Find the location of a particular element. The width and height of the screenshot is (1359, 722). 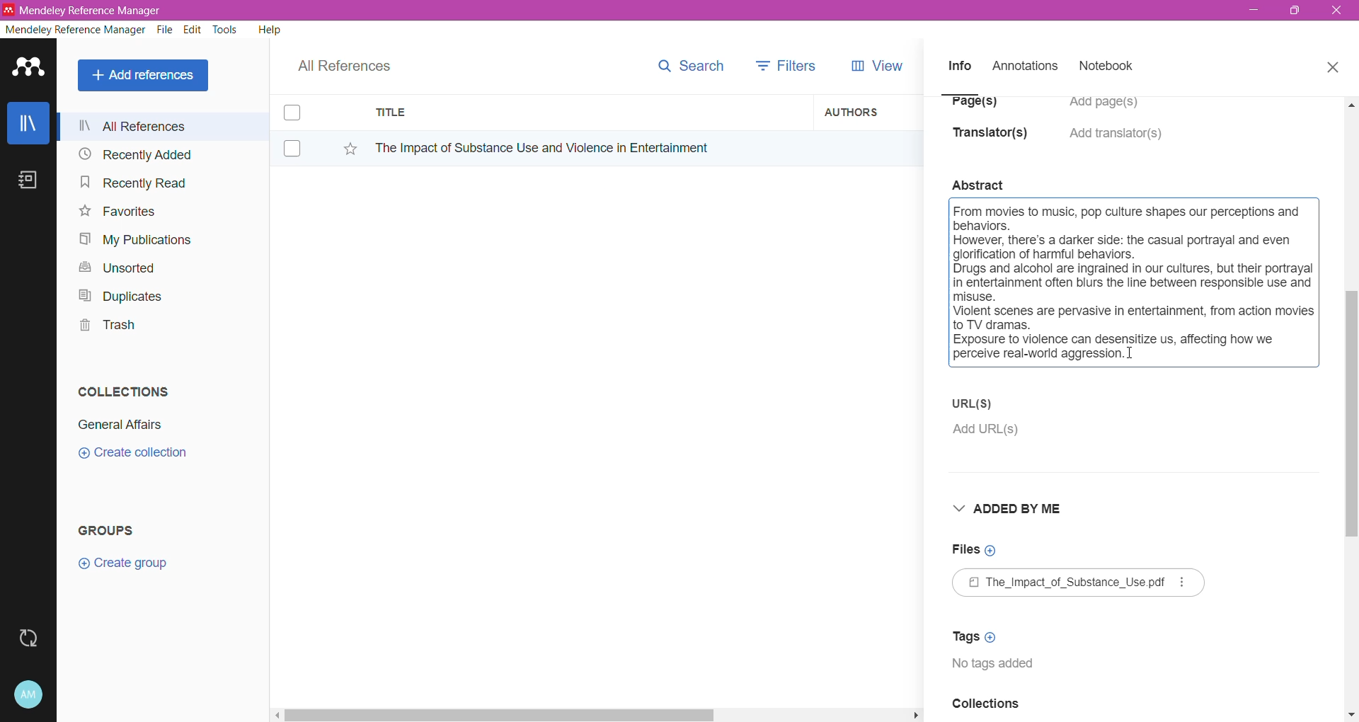

Title is located at coordinates (587, 113).